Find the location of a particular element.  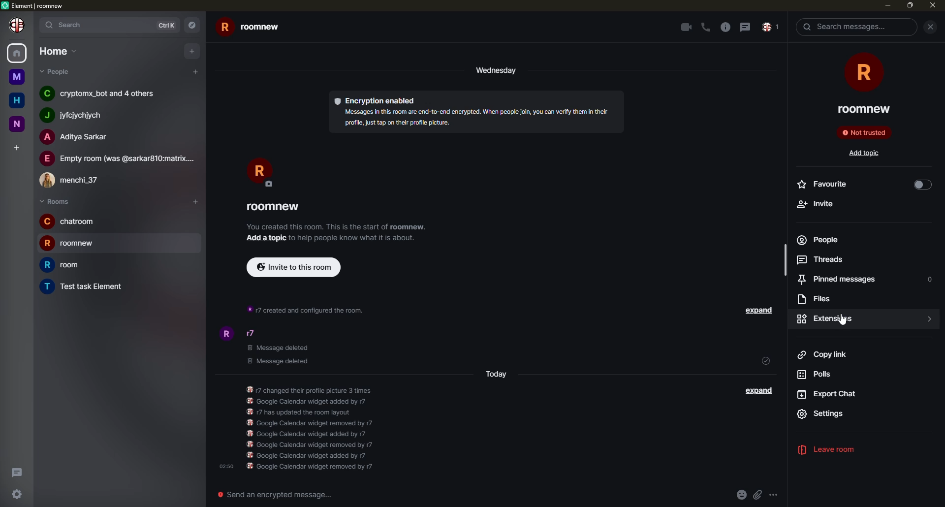

people is located at coordinates (78, 137).